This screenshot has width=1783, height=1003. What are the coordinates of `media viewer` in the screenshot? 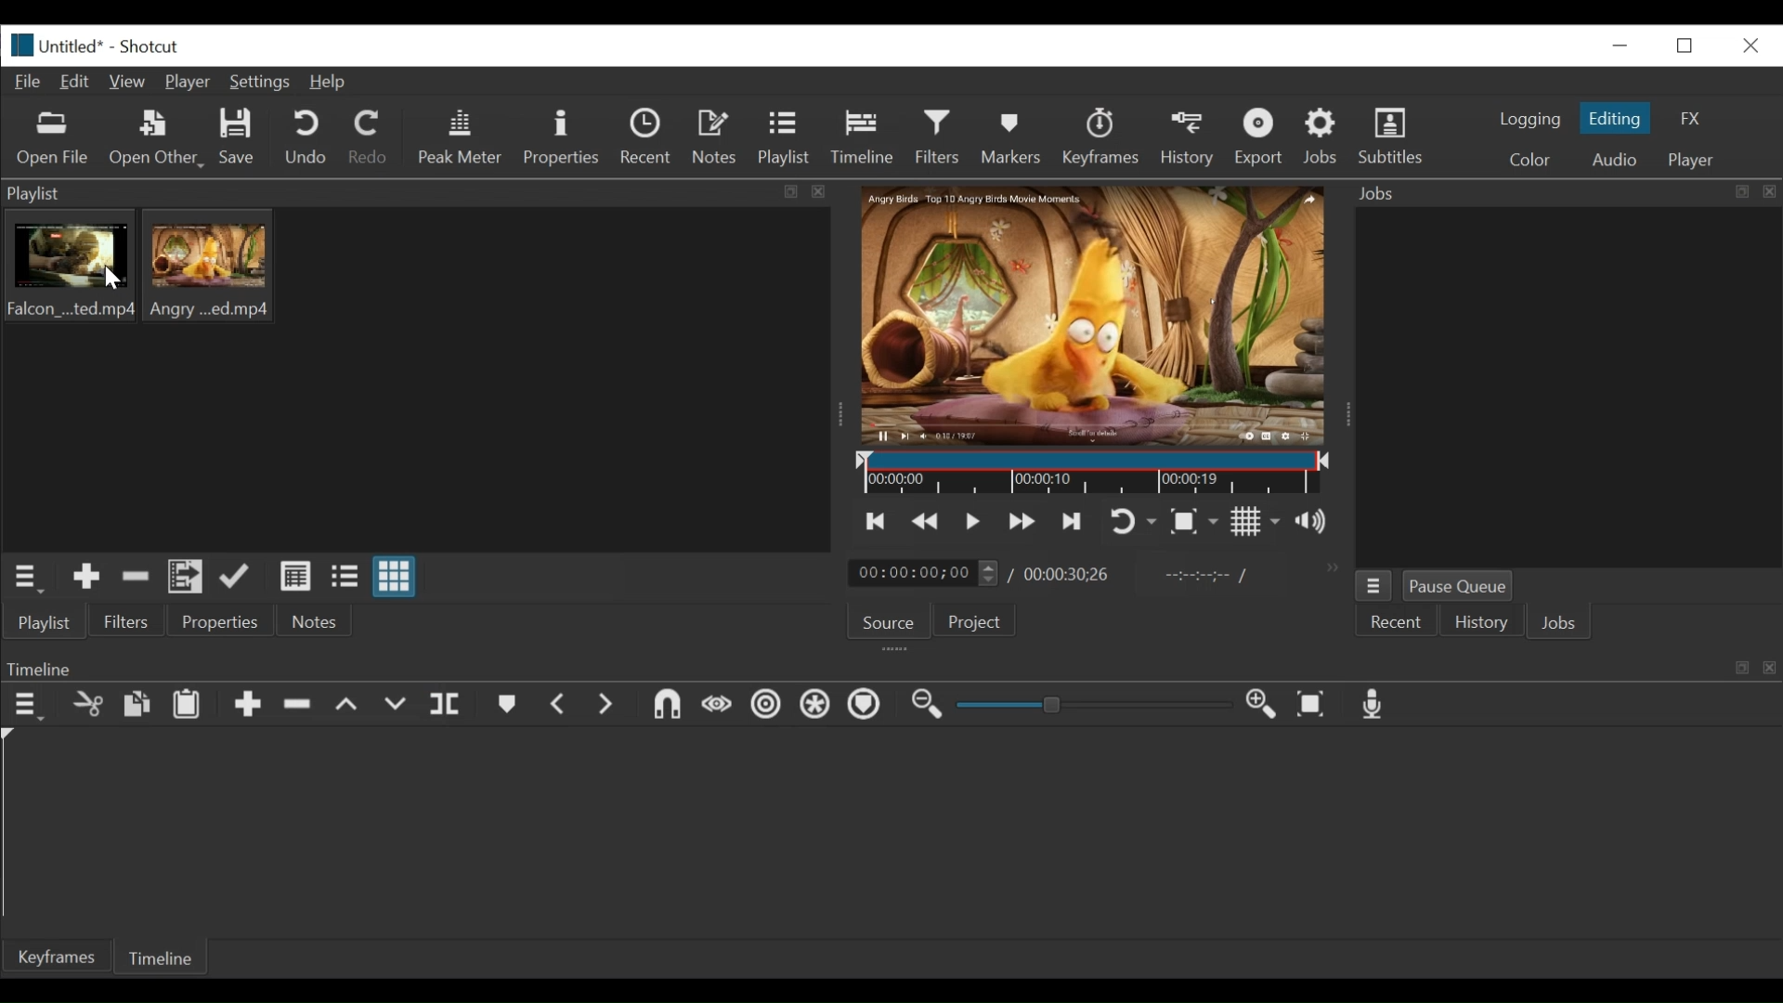 It's located at (1090, 315).